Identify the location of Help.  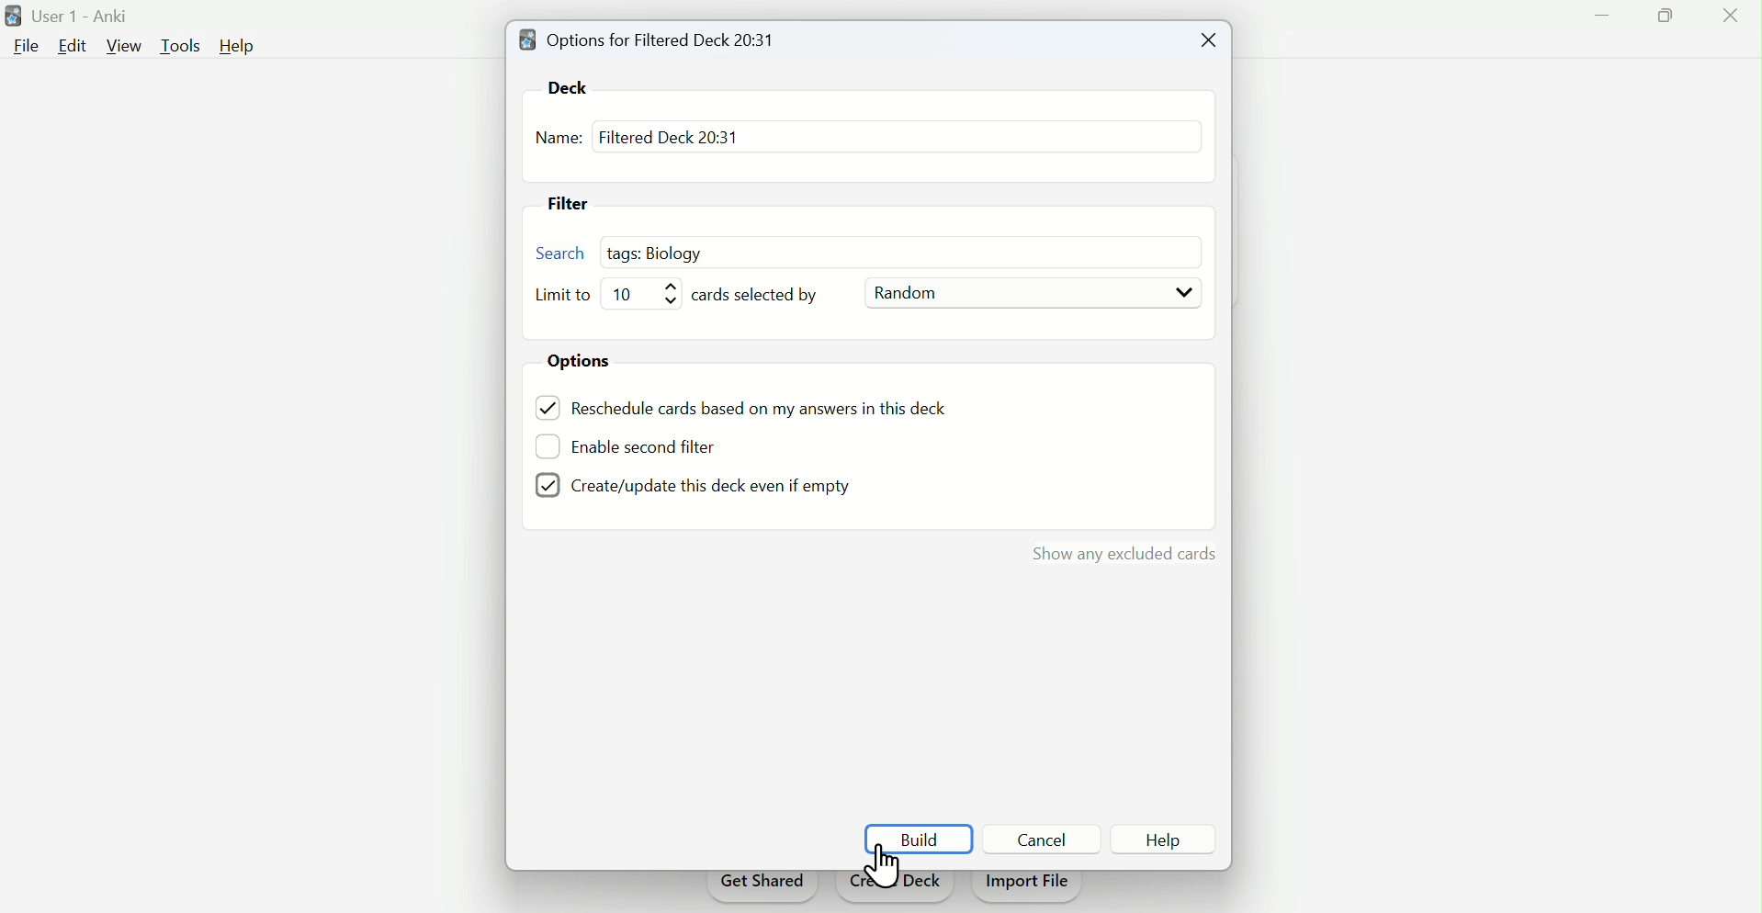
(243, 47).